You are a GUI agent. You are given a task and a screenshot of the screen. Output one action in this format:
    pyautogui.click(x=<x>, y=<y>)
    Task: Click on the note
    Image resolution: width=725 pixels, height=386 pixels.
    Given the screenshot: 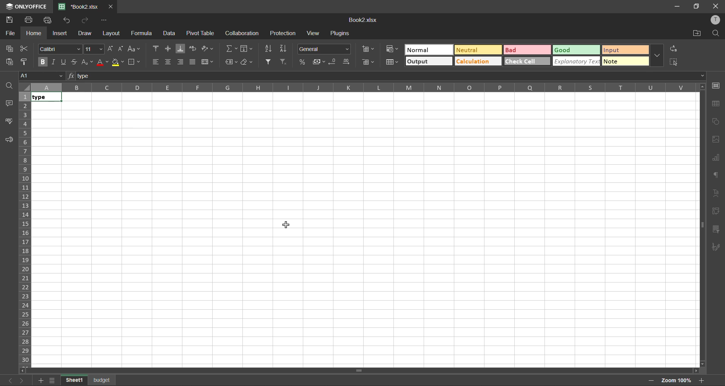 What is the action you would take?
    pyautogui.click(x=625, y=62)
    